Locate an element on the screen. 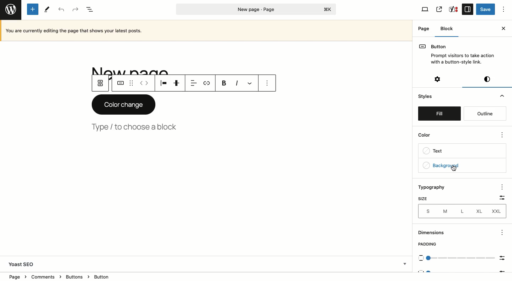 The image size is (512, 281). Button is located at coordinates (457, 53).